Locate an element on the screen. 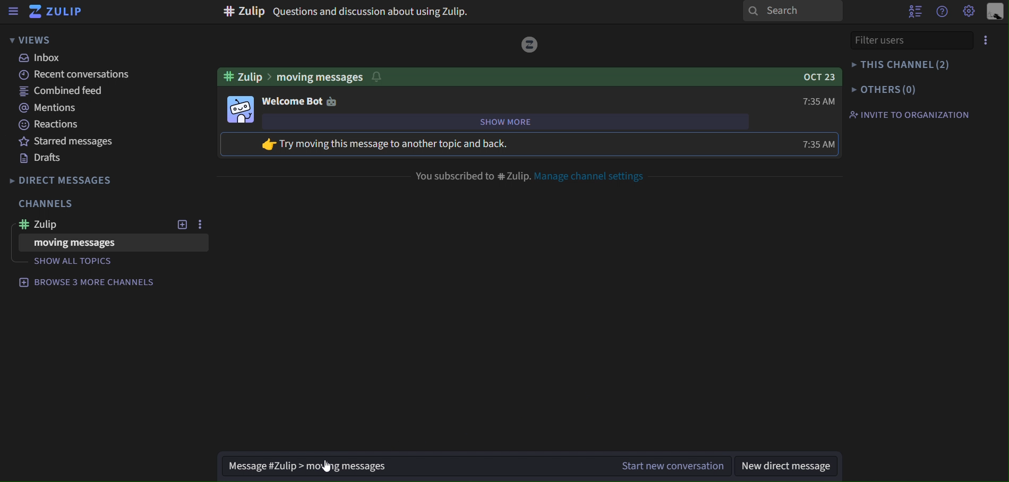 Image resolution: width=1009 pixels, height=482 pixels. 7:35 AM is located at coordinates (820, 144).